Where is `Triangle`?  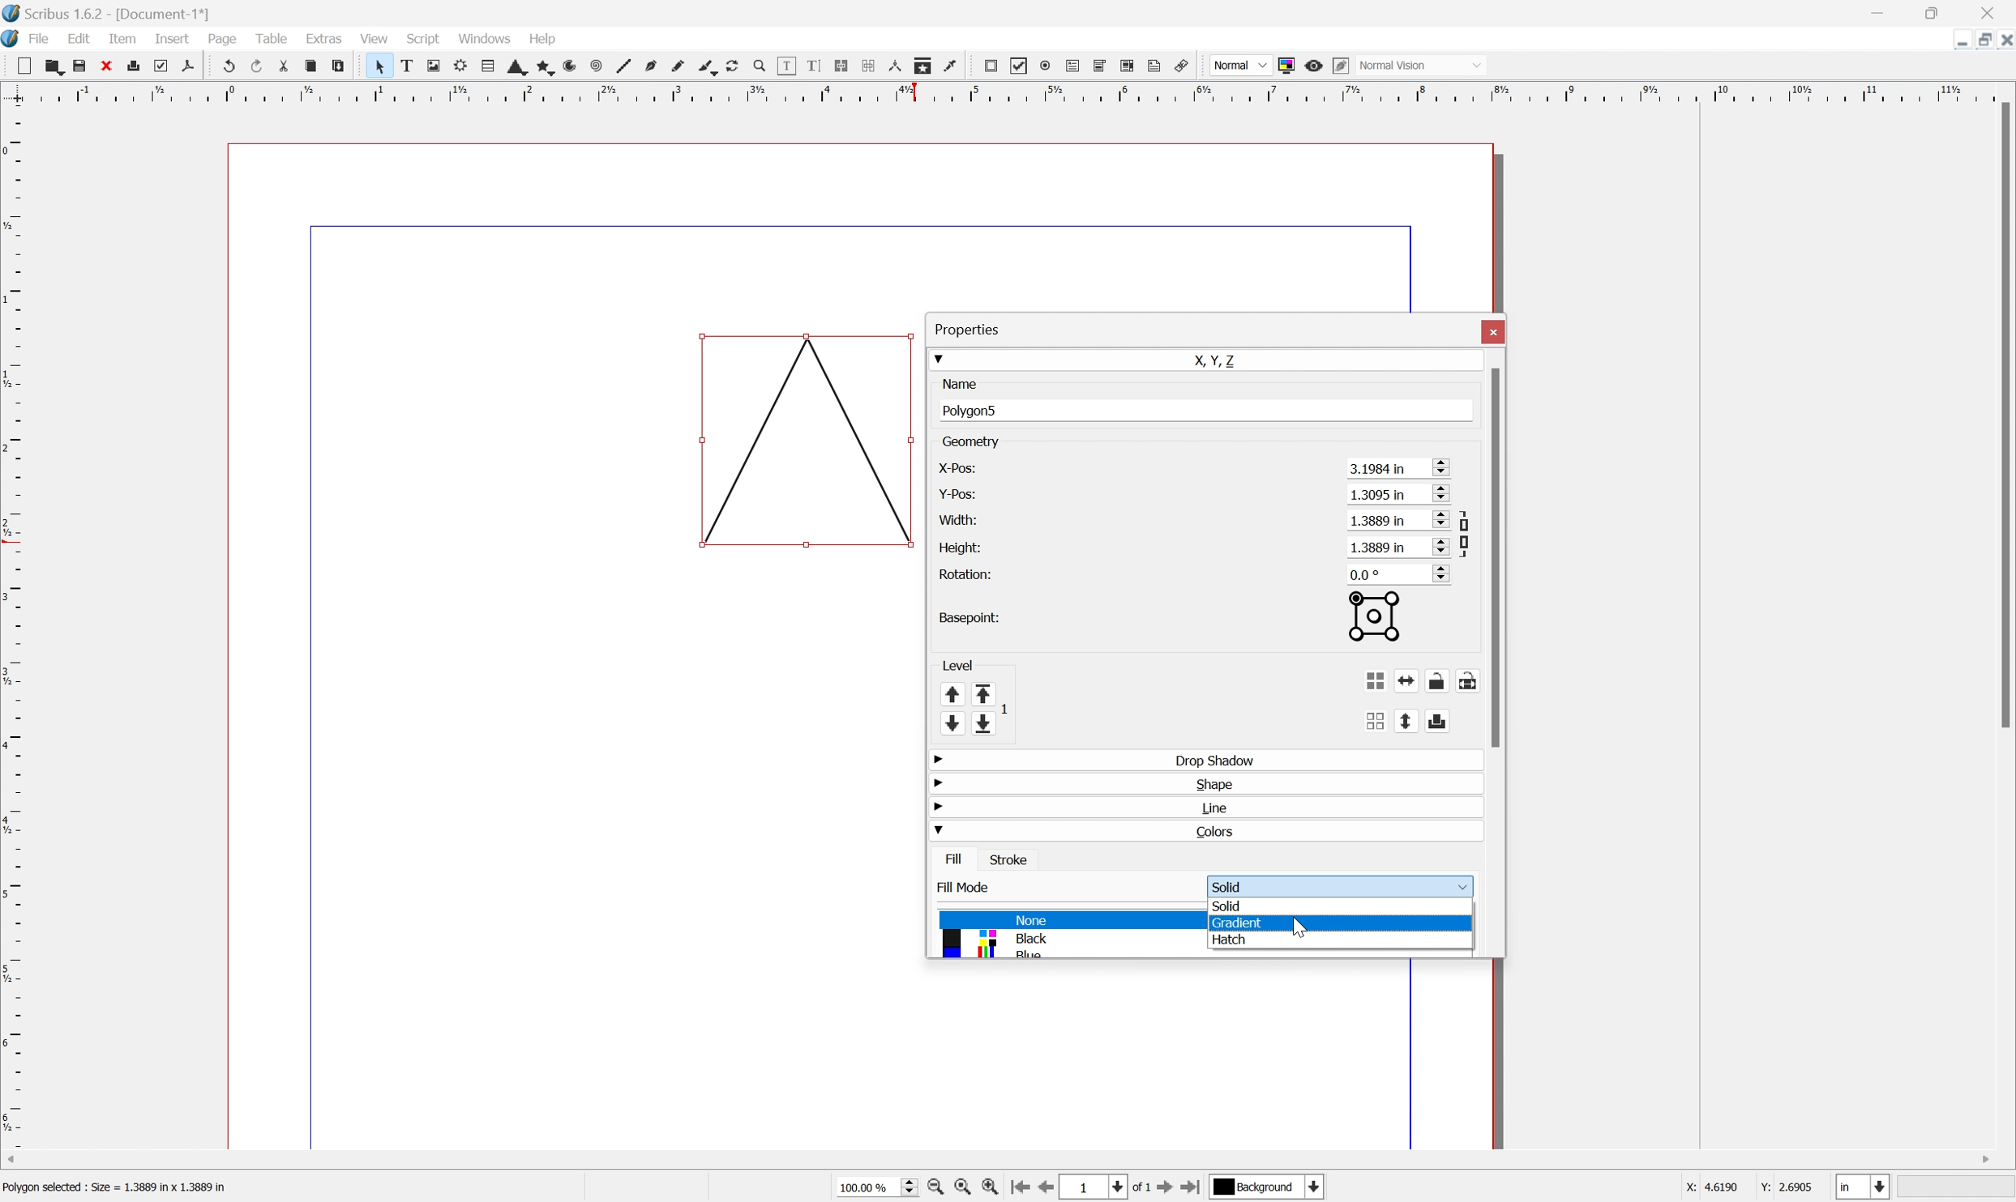
Triangle is located at coordinates (808, 441).